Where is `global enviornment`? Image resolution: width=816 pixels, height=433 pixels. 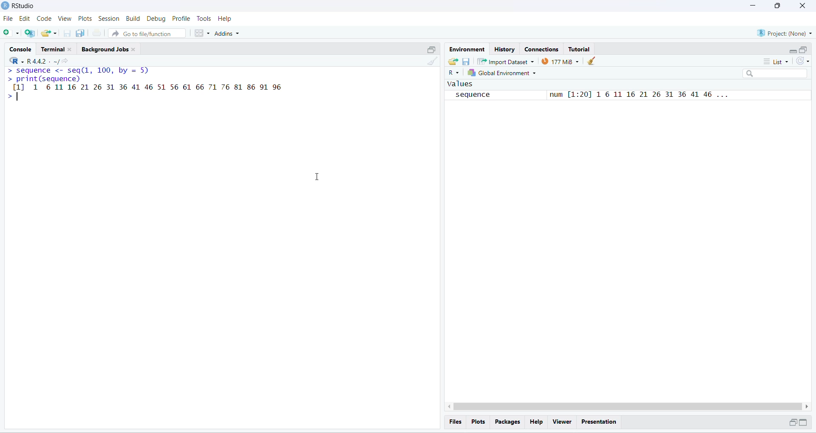 global enviornment is located at coordinates (504, 73).